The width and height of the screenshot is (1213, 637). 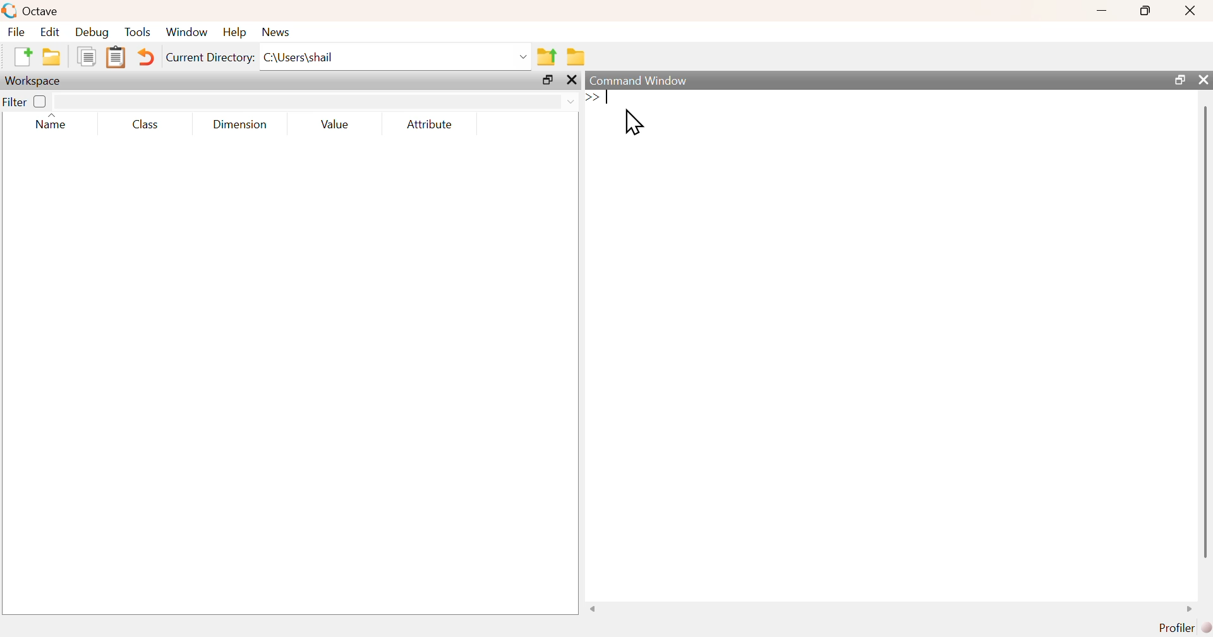 I want to click on Value, so click(x=334, y=124).